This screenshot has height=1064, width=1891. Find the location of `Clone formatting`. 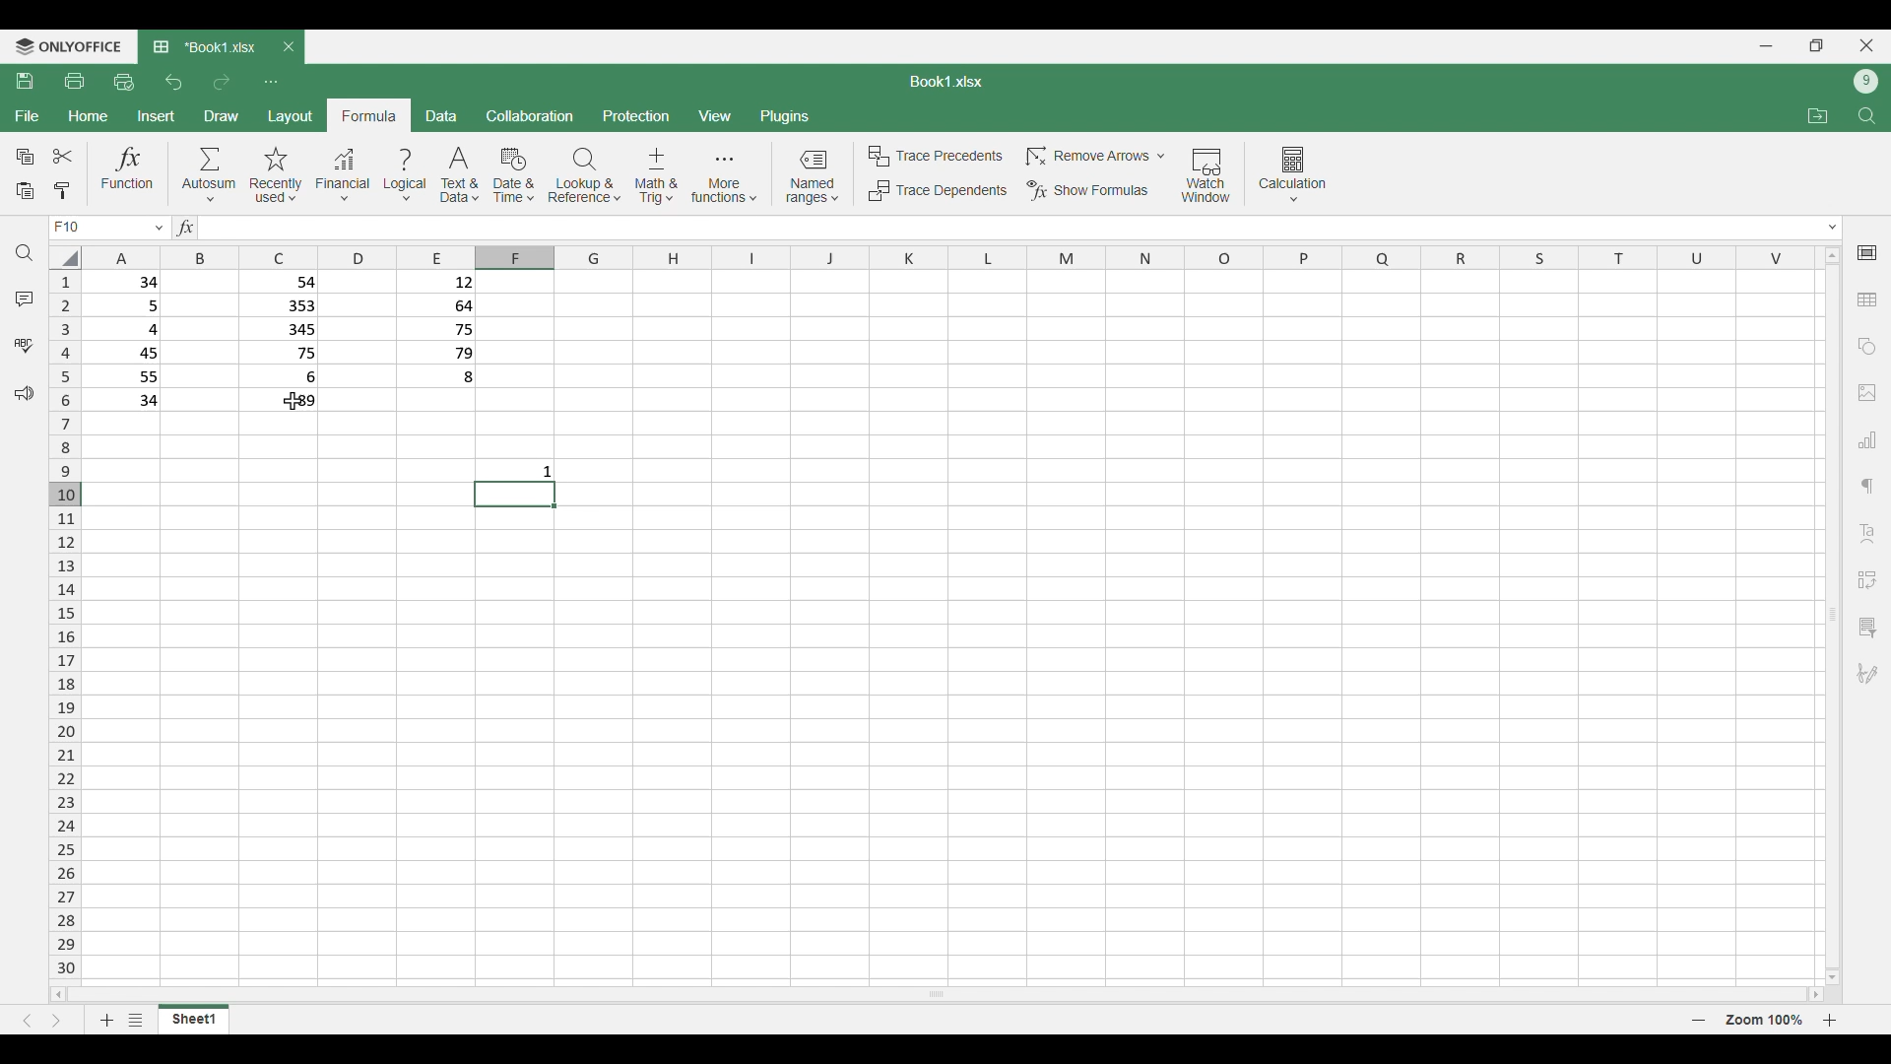

Clone formatting is located at coordinates (61, 192).